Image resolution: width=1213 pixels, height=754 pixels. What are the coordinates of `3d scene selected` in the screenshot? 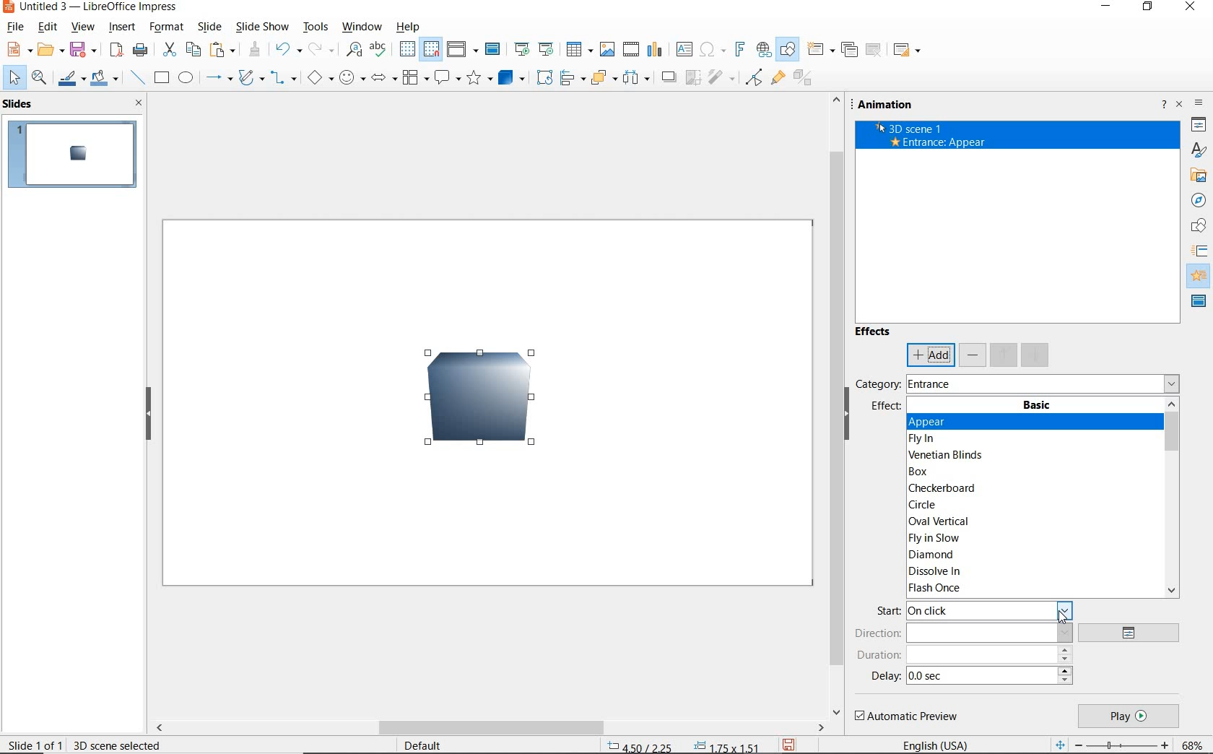 It's located at (117, 745).